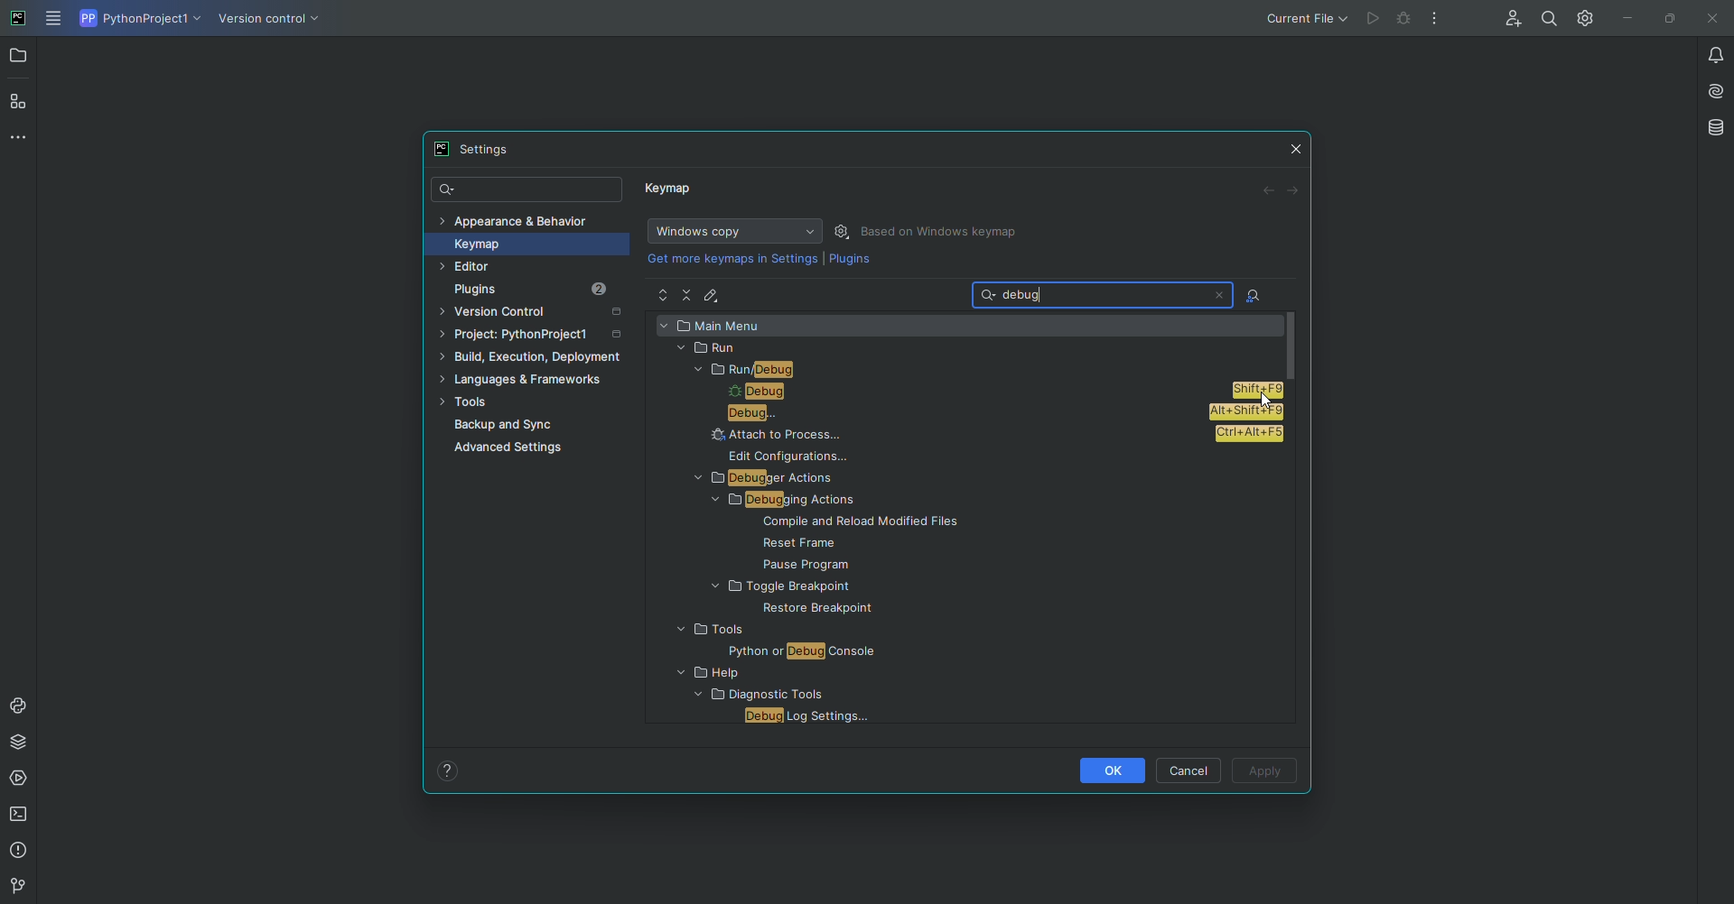 The height and width of the screenshot is (904, 1734). Describe the element at coordinates (979, 370) in the screenshot. I see `RUN DEBUG` at that location.